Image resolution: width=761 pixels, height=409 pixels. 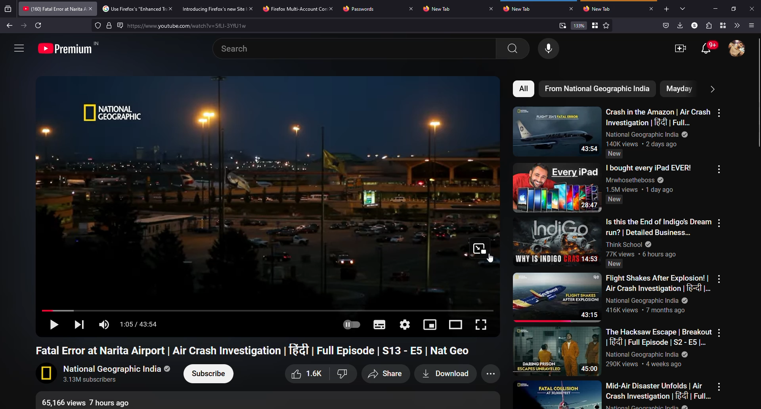 What do you see at coordinates (658, 294) in the screenshot?
I see `video text description` at bounding box center [658, 294].